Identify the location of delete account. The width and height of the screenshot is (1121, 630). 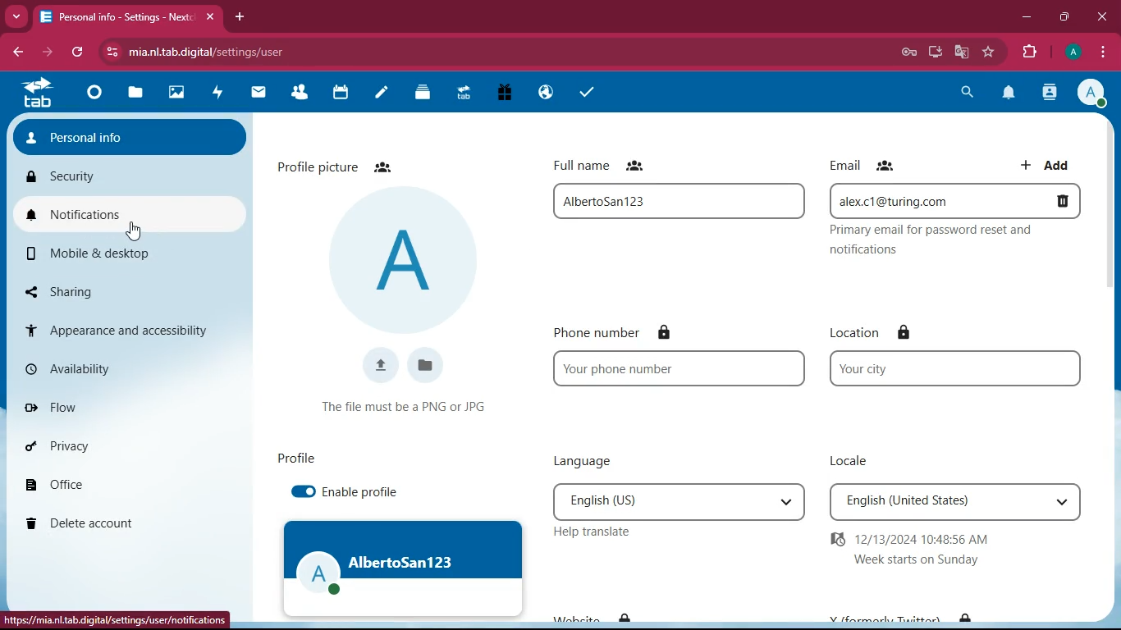
(124, 523).